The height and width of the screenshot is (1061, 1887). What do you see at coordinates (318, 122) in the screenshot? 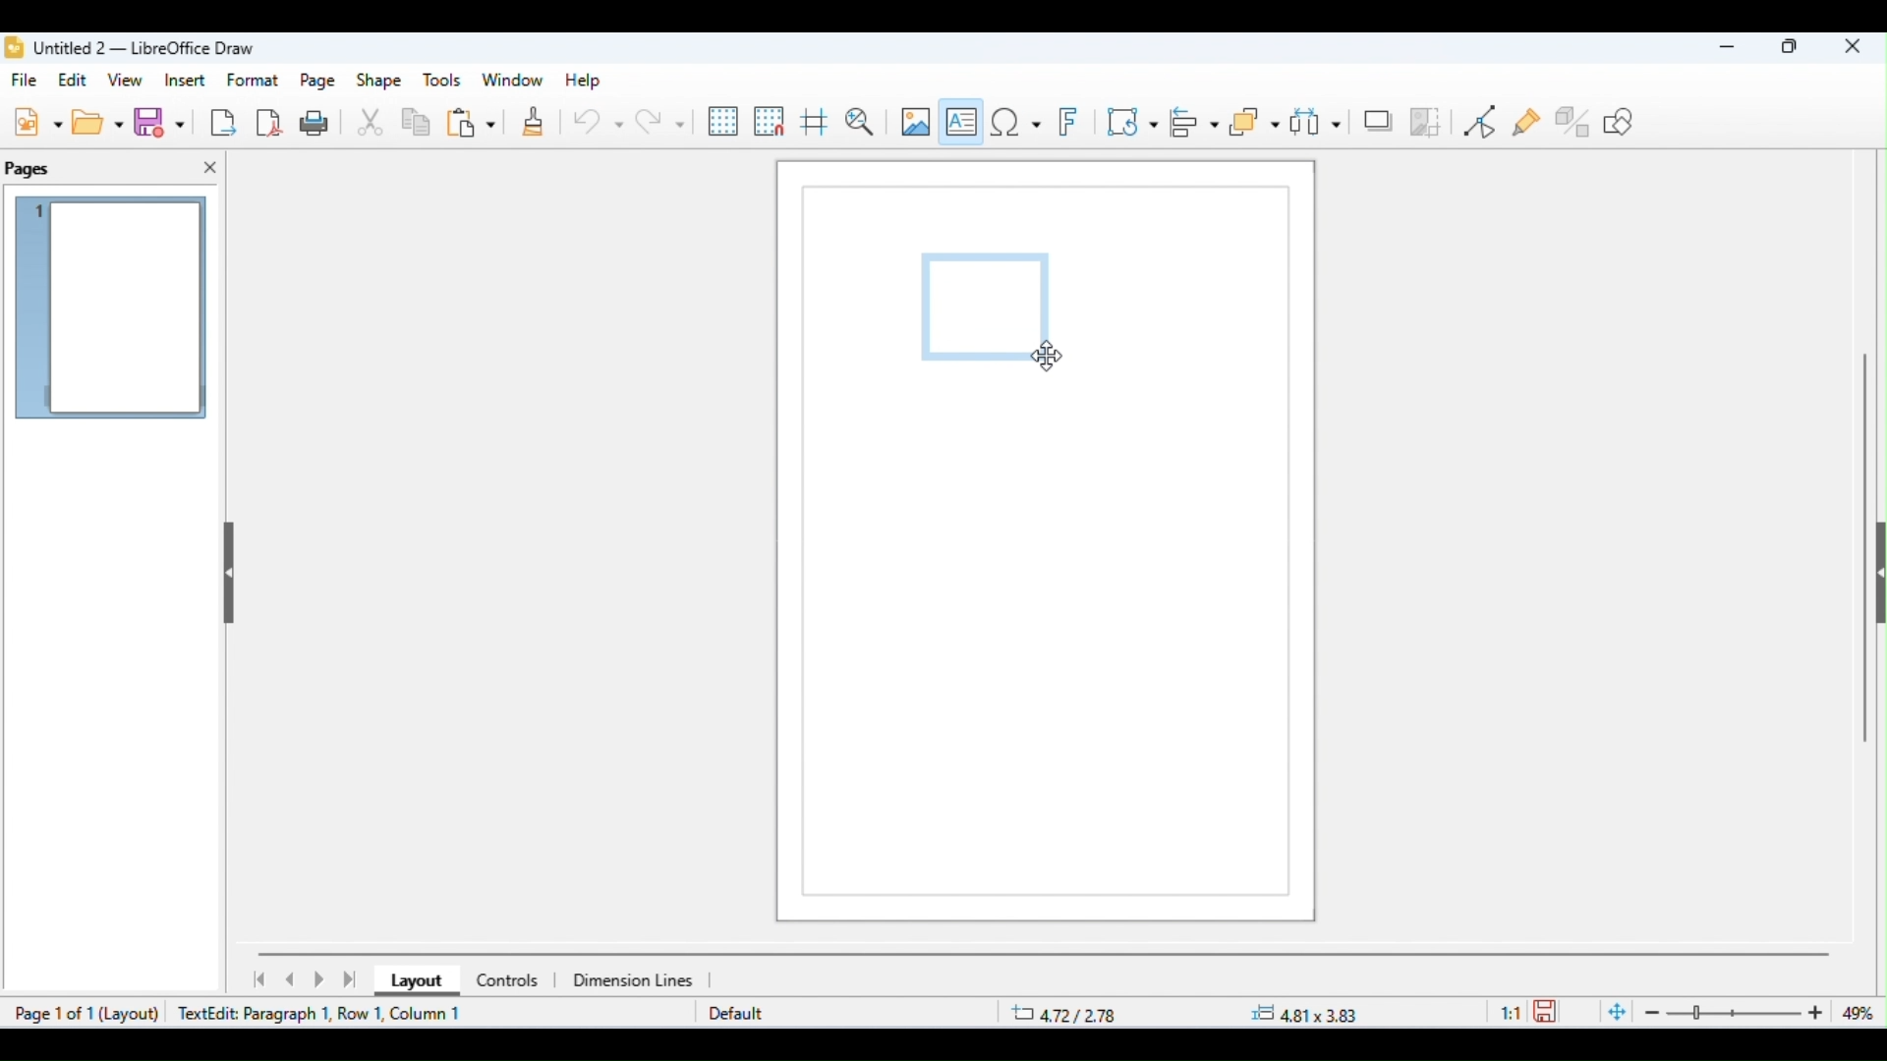
I see `print` at bounding box center [318, 122].